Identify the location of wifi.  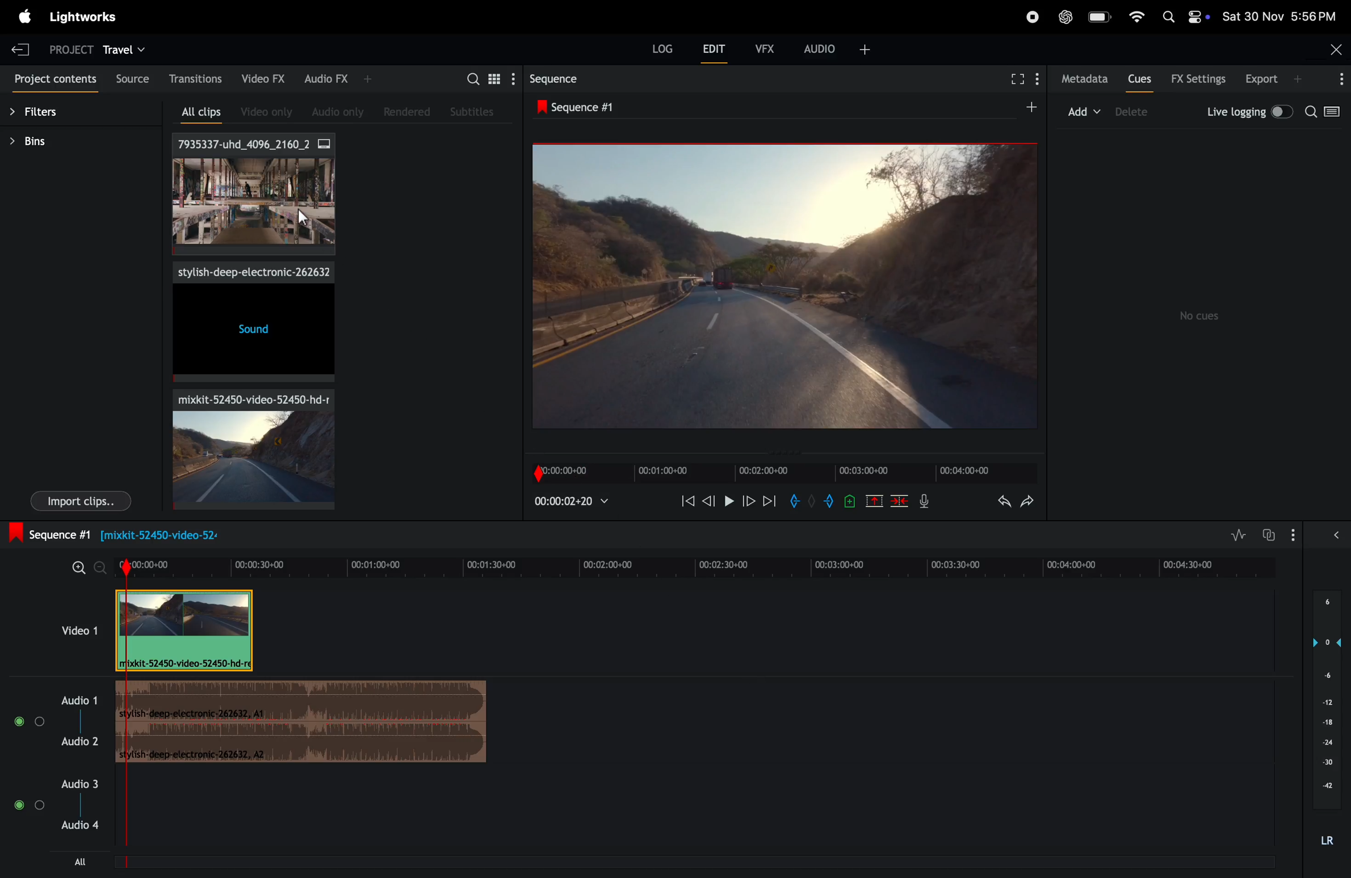
(1134, 15).